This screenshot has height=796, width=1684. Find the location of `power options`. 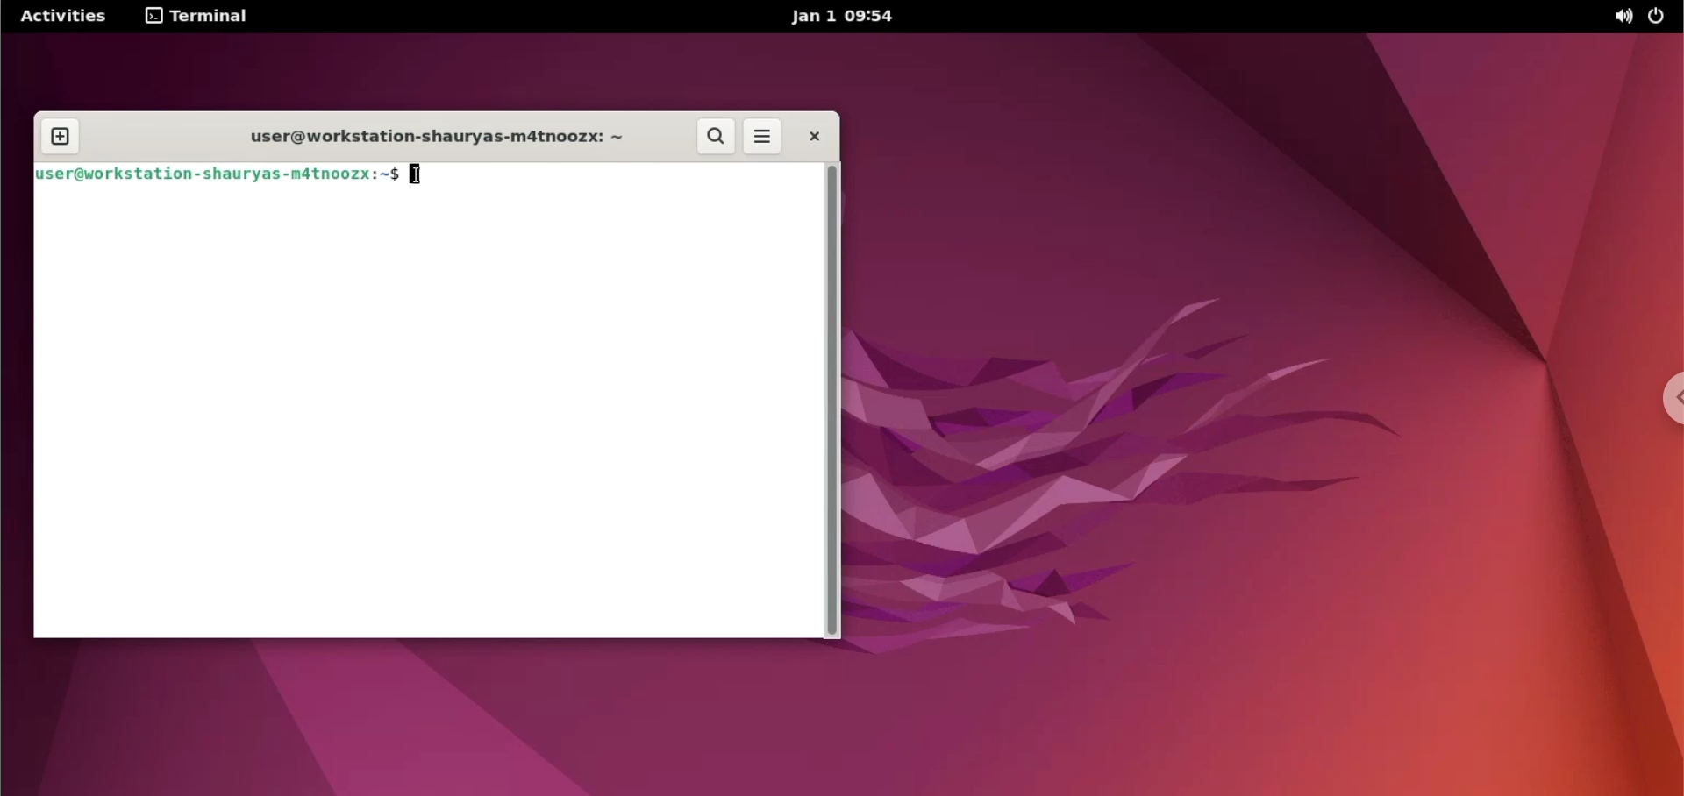

power options is located at coordinates (1662, 17).